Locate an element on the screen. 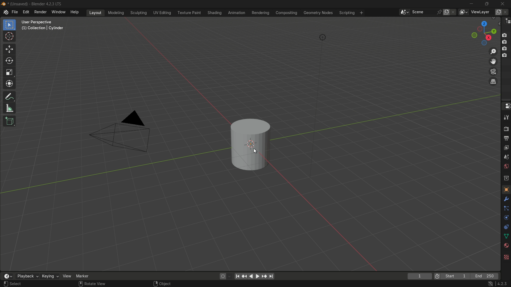 This screenshot has width=511, height=287. timeline is located at coordinates (7, 276).